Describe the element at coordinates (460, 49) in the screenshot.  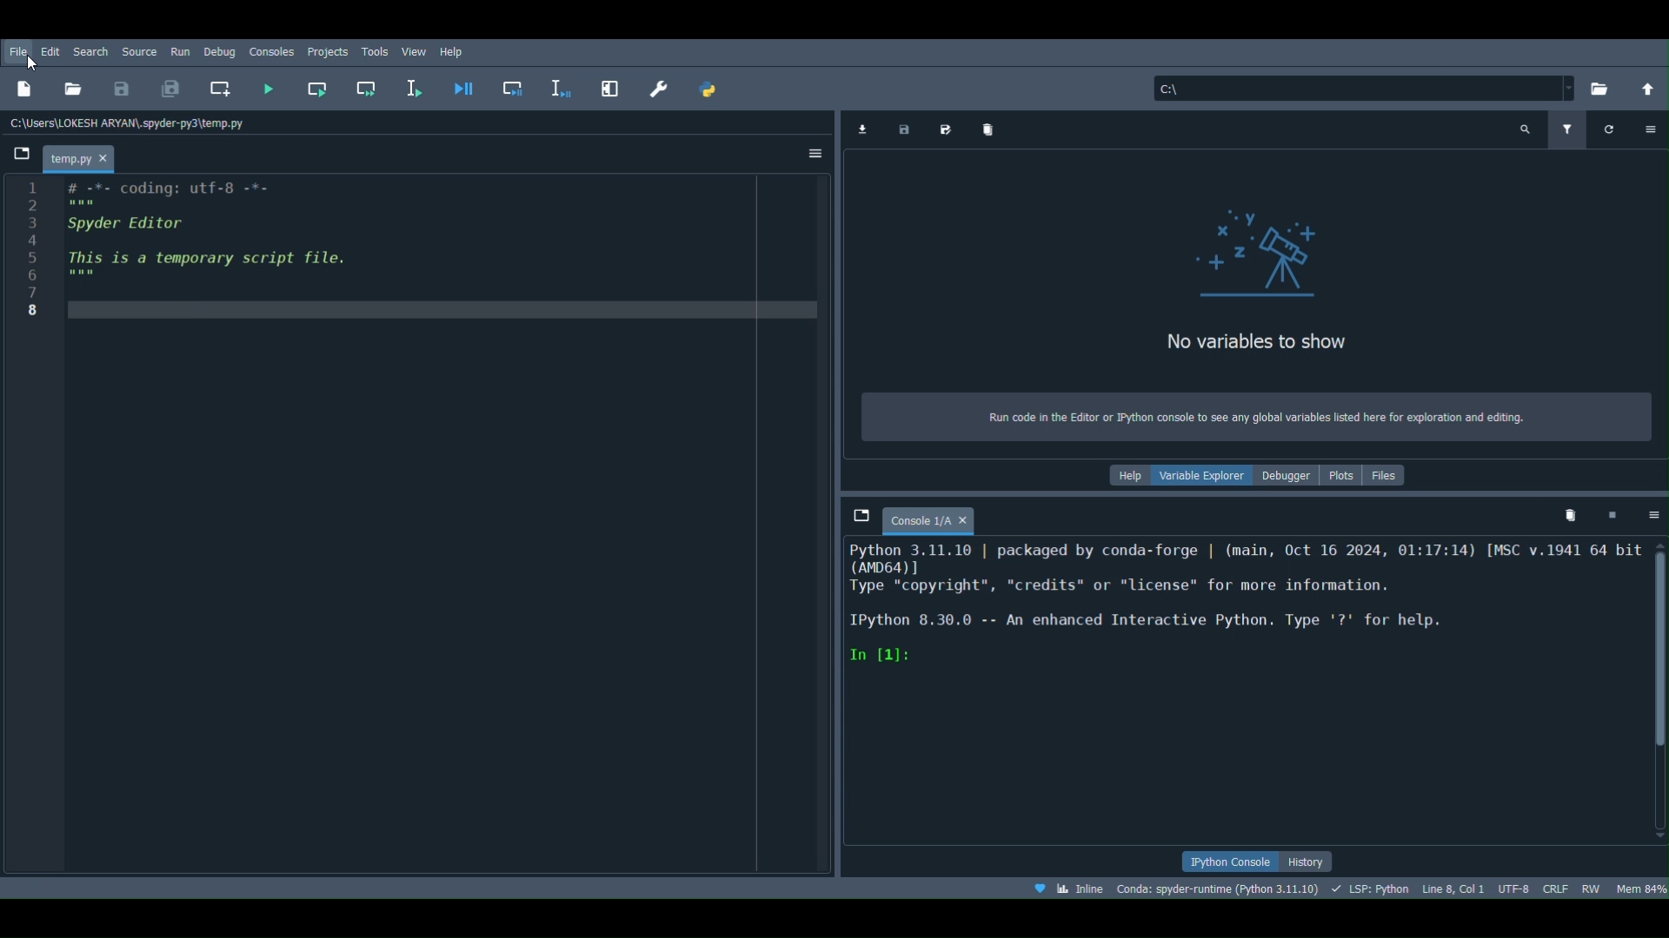
I see `Help` at that location.